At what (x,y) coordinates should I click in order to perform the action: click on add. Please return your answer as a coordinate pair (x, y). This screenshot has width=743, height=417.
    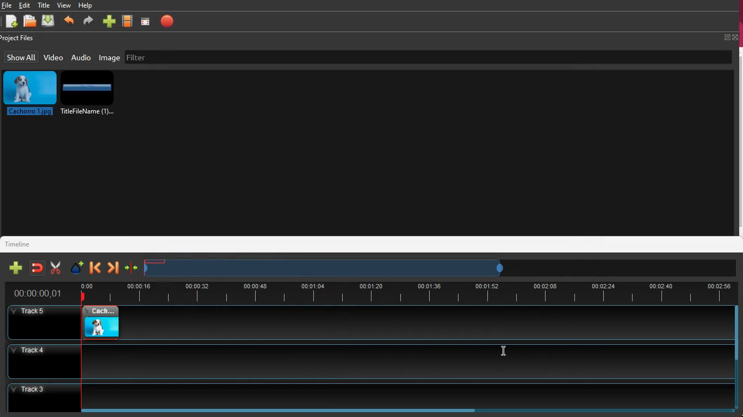
    Looking at the image, I should click on (14, 268).